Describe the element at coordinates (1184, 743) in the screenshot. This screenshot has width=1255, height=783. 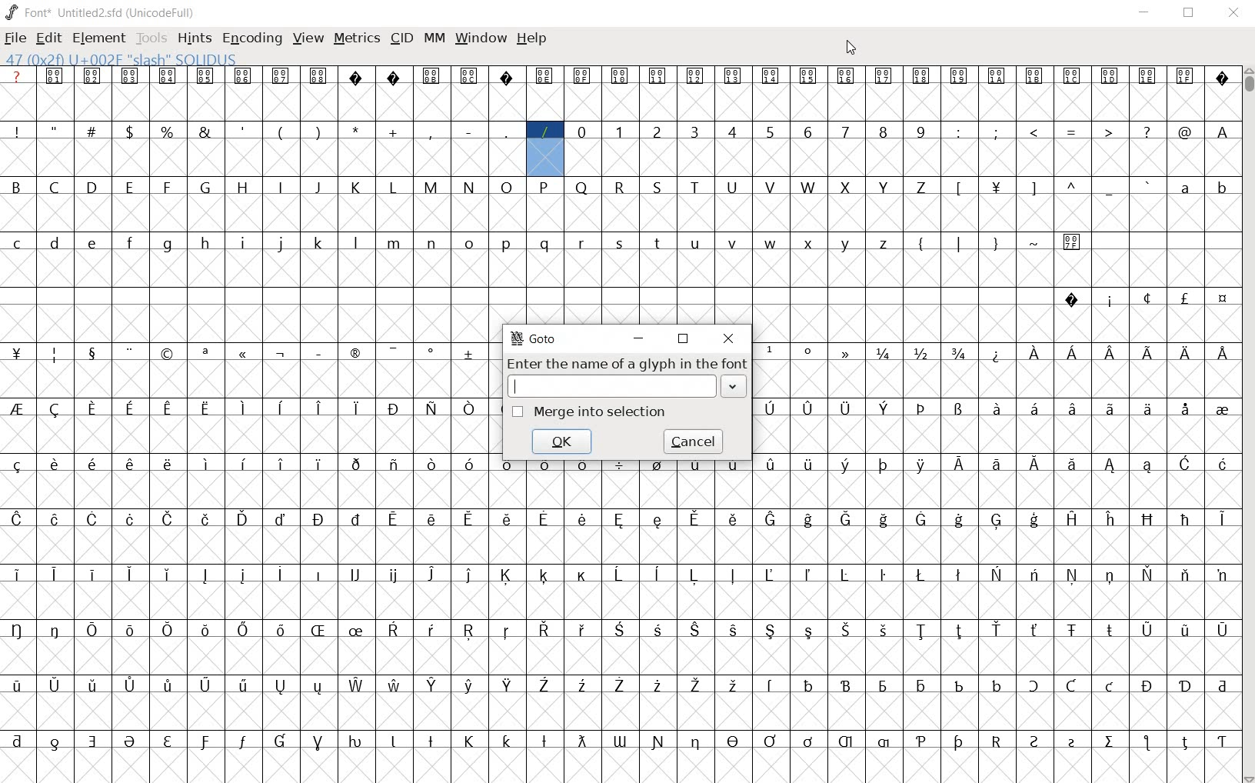
I see `glyph` at that location.